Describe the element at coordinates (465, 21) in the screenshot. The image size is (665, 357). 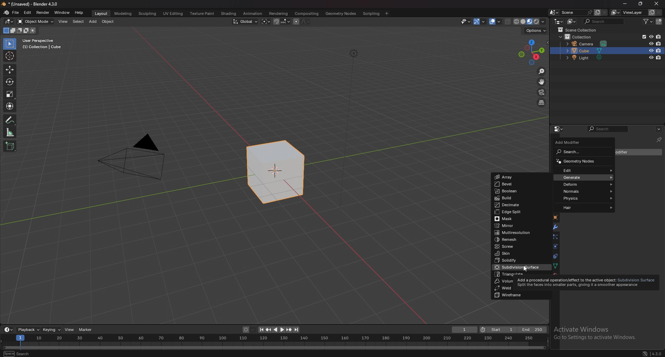
I see `visiblity and selectibility` at that location.